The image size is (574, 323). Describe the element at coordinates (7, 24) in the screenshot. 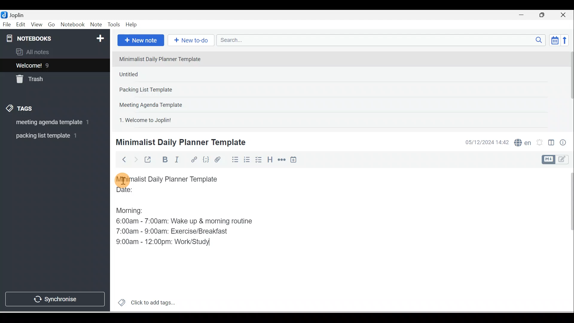

I see `File` at that location.